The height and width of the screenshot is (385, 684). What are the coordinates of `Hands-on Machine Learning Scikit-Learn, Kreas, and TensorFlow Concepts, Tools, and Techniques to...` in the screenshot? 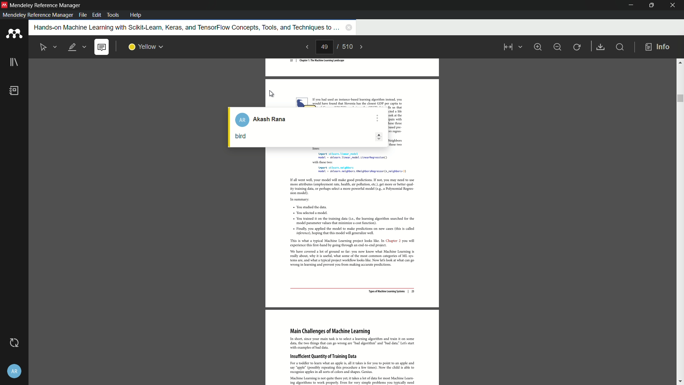 It's located at (182, 27).